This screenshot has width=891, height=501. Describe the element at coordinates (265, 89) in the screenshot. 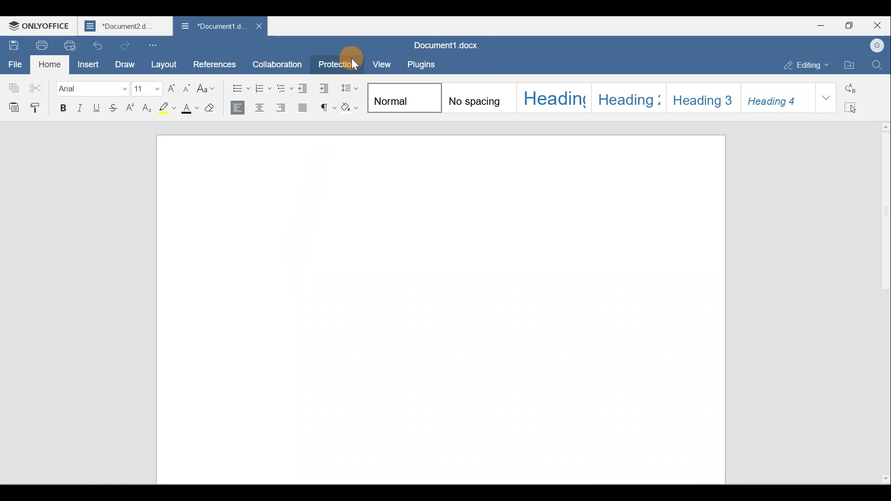

I see `Numbering` at that location.